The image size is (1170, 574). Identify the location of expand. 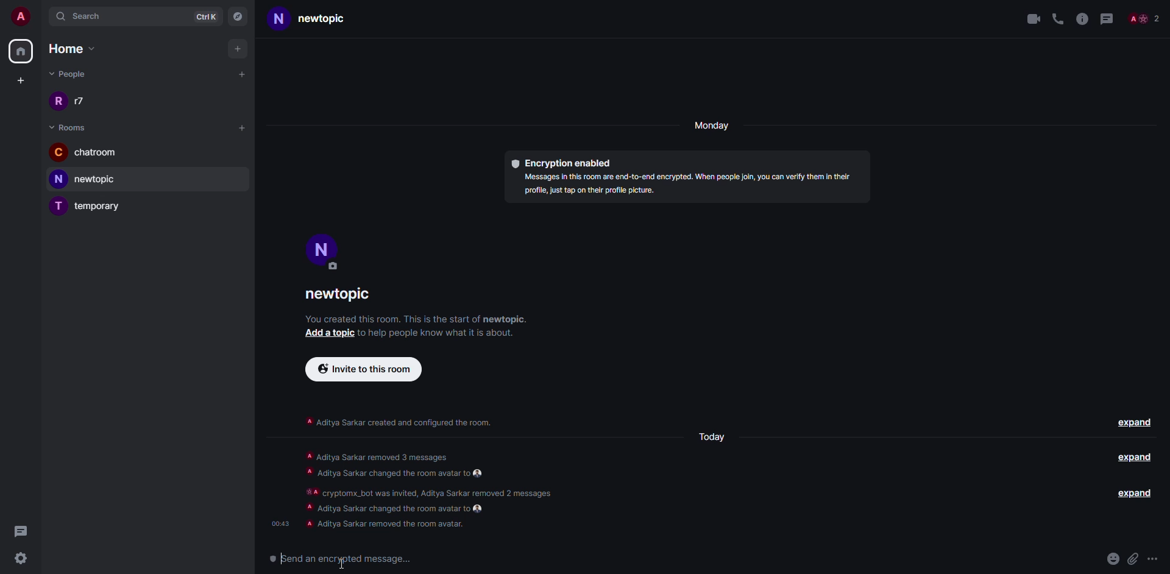
(1136, 422).